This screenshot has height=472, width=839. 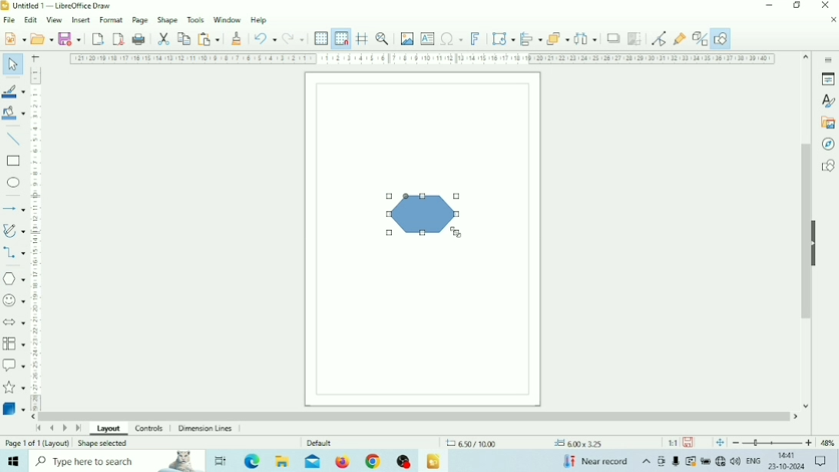 I want to click on Export directly as PDF, so click(x=119, y=38).